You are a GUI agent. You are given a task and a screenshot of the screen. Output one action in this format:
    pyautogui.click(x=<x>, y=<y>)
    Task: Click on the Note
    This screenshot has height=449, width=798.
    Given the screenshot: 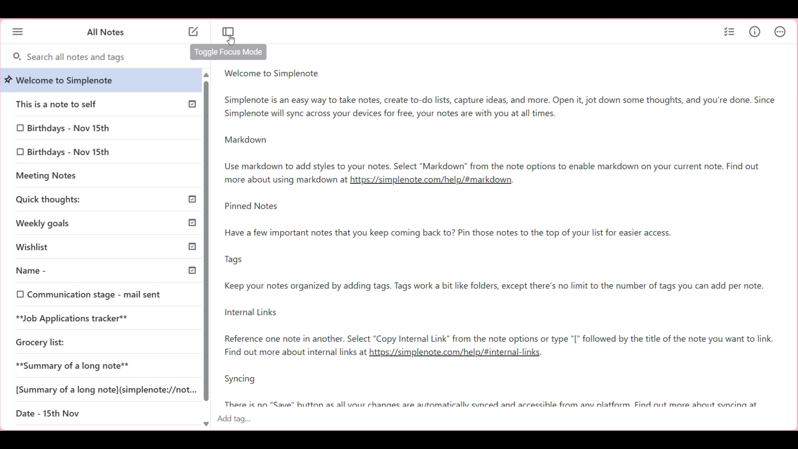 What is the action you would take?
    pyautogui.click(x=283, y=180)
    